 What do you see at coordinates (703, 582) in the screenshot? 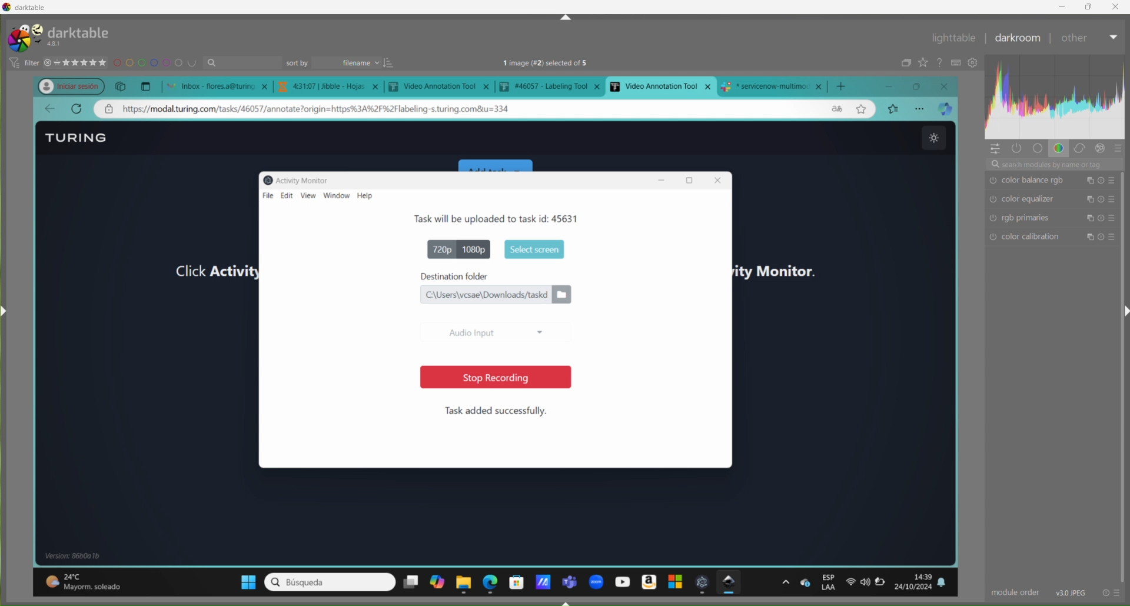
I see `open appliction` at bounding box center [703, 582].